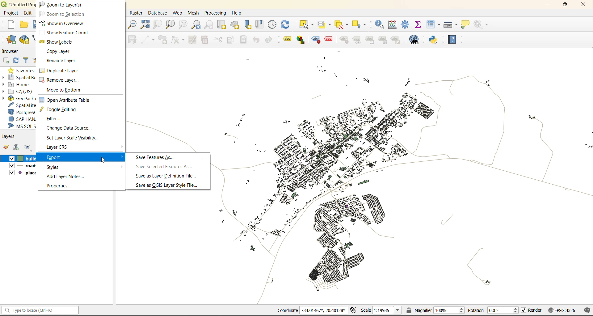 This screenshot has height=316, width=593. Describe the element at coordinates (257, 39) in the screenshot. I see `undo` at that location.